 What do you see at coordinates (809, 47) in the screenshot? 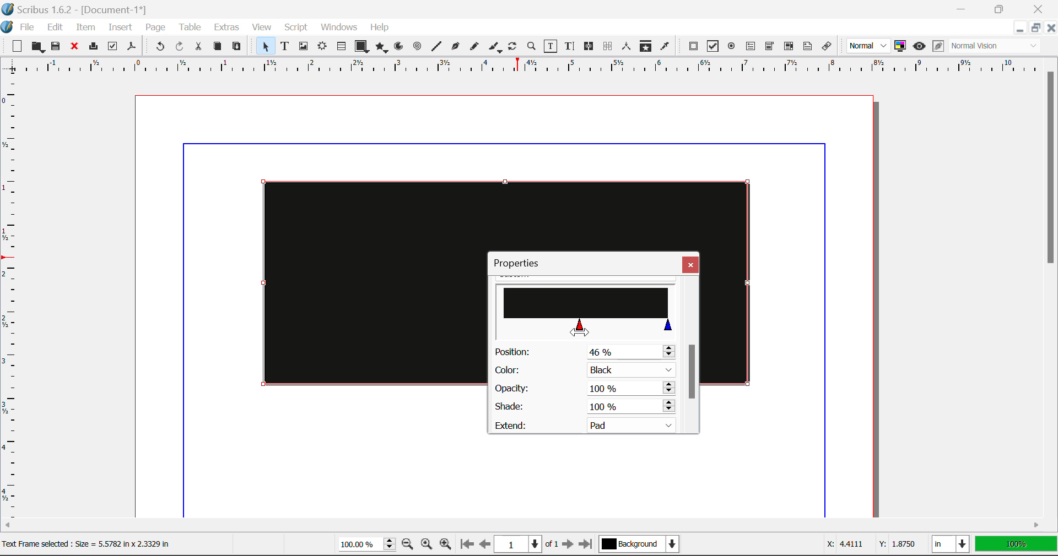
I see `Text Annotation` at bounding box center [809, 47].